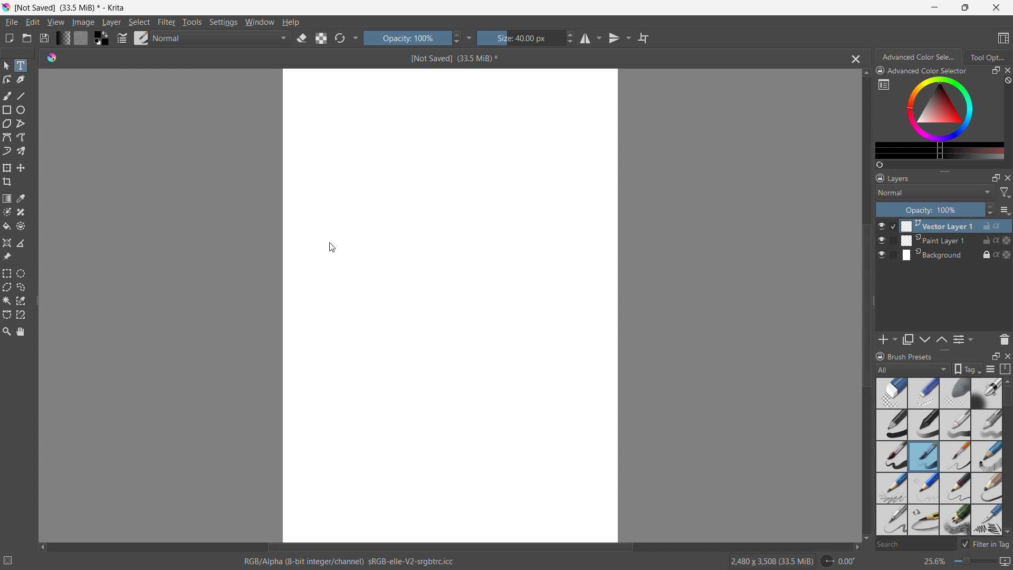  I want to click on save, so click(44, 38).